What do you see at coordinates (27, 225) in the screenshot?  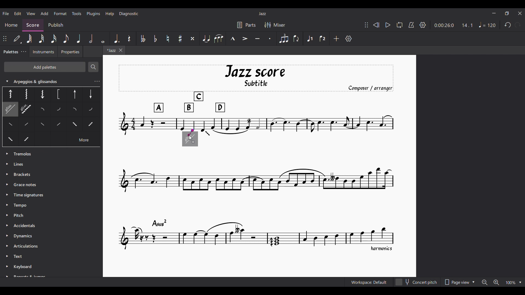 I see `Accidentals` at bounding box center [27, 225].